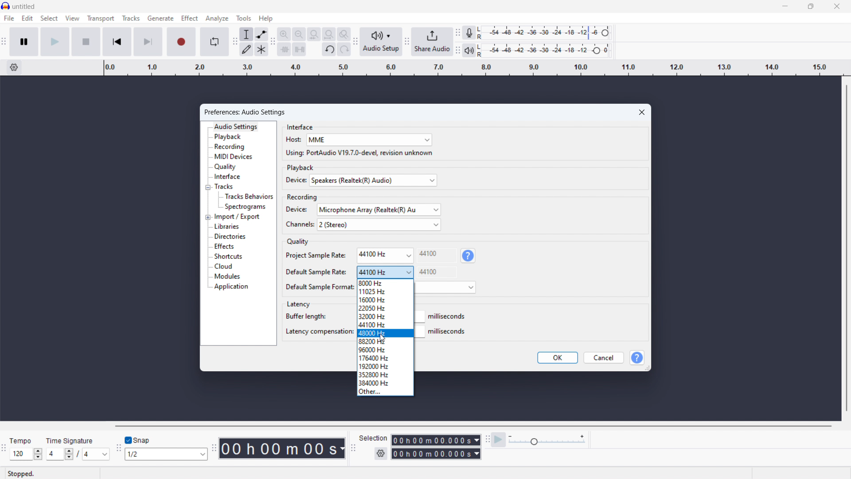 This screenshot has width=851, height=479. I want to click on playback, so click(301, 167).